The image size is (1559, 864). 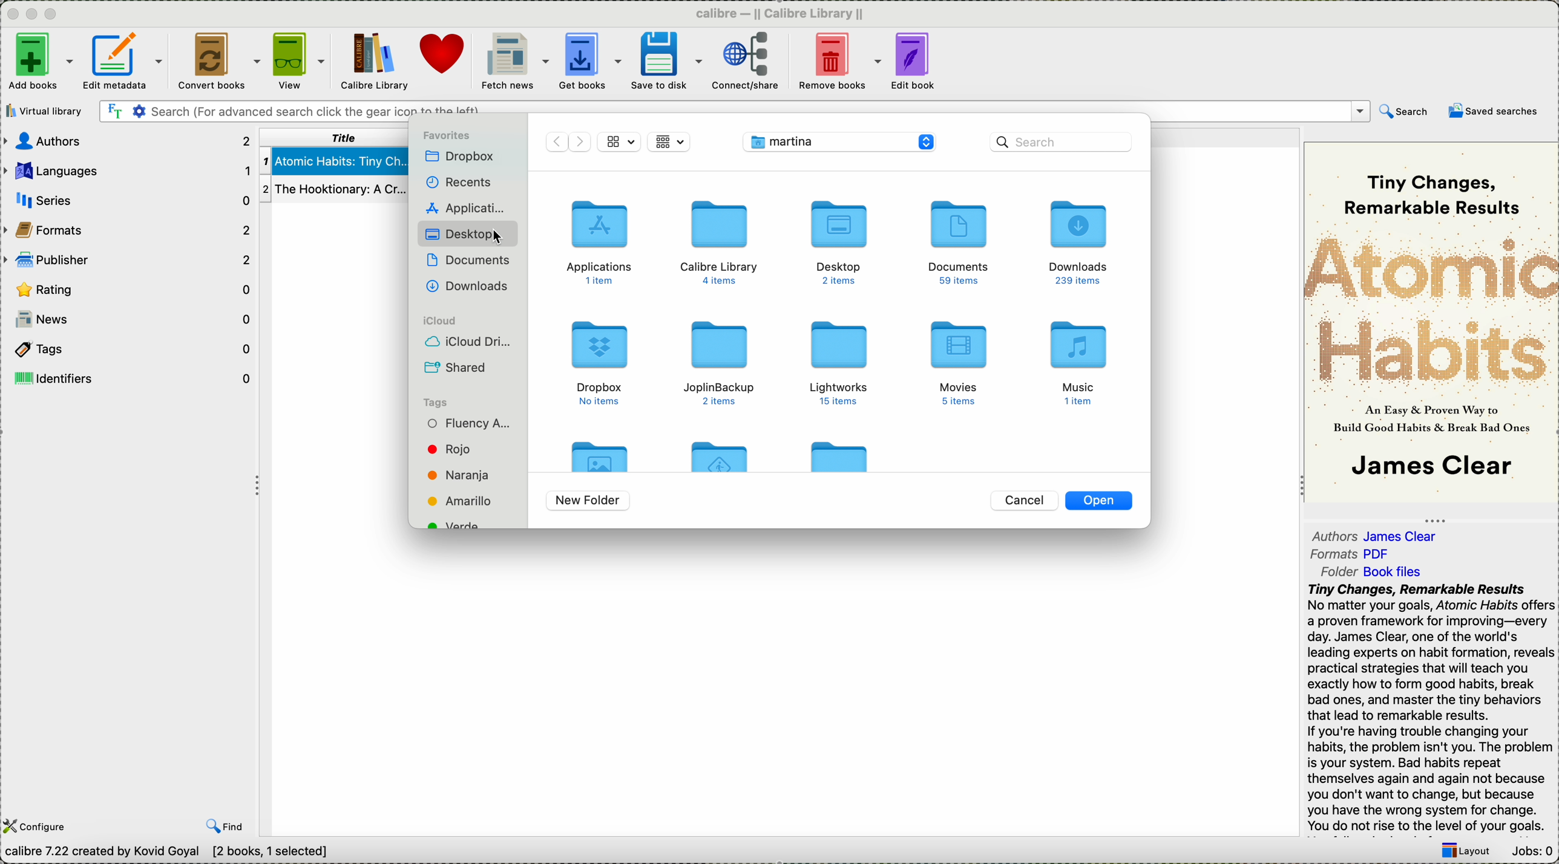 What do you see at coordinates (39, 826) in the screenshot?
I see `configure` at bounding box center [39, 826].